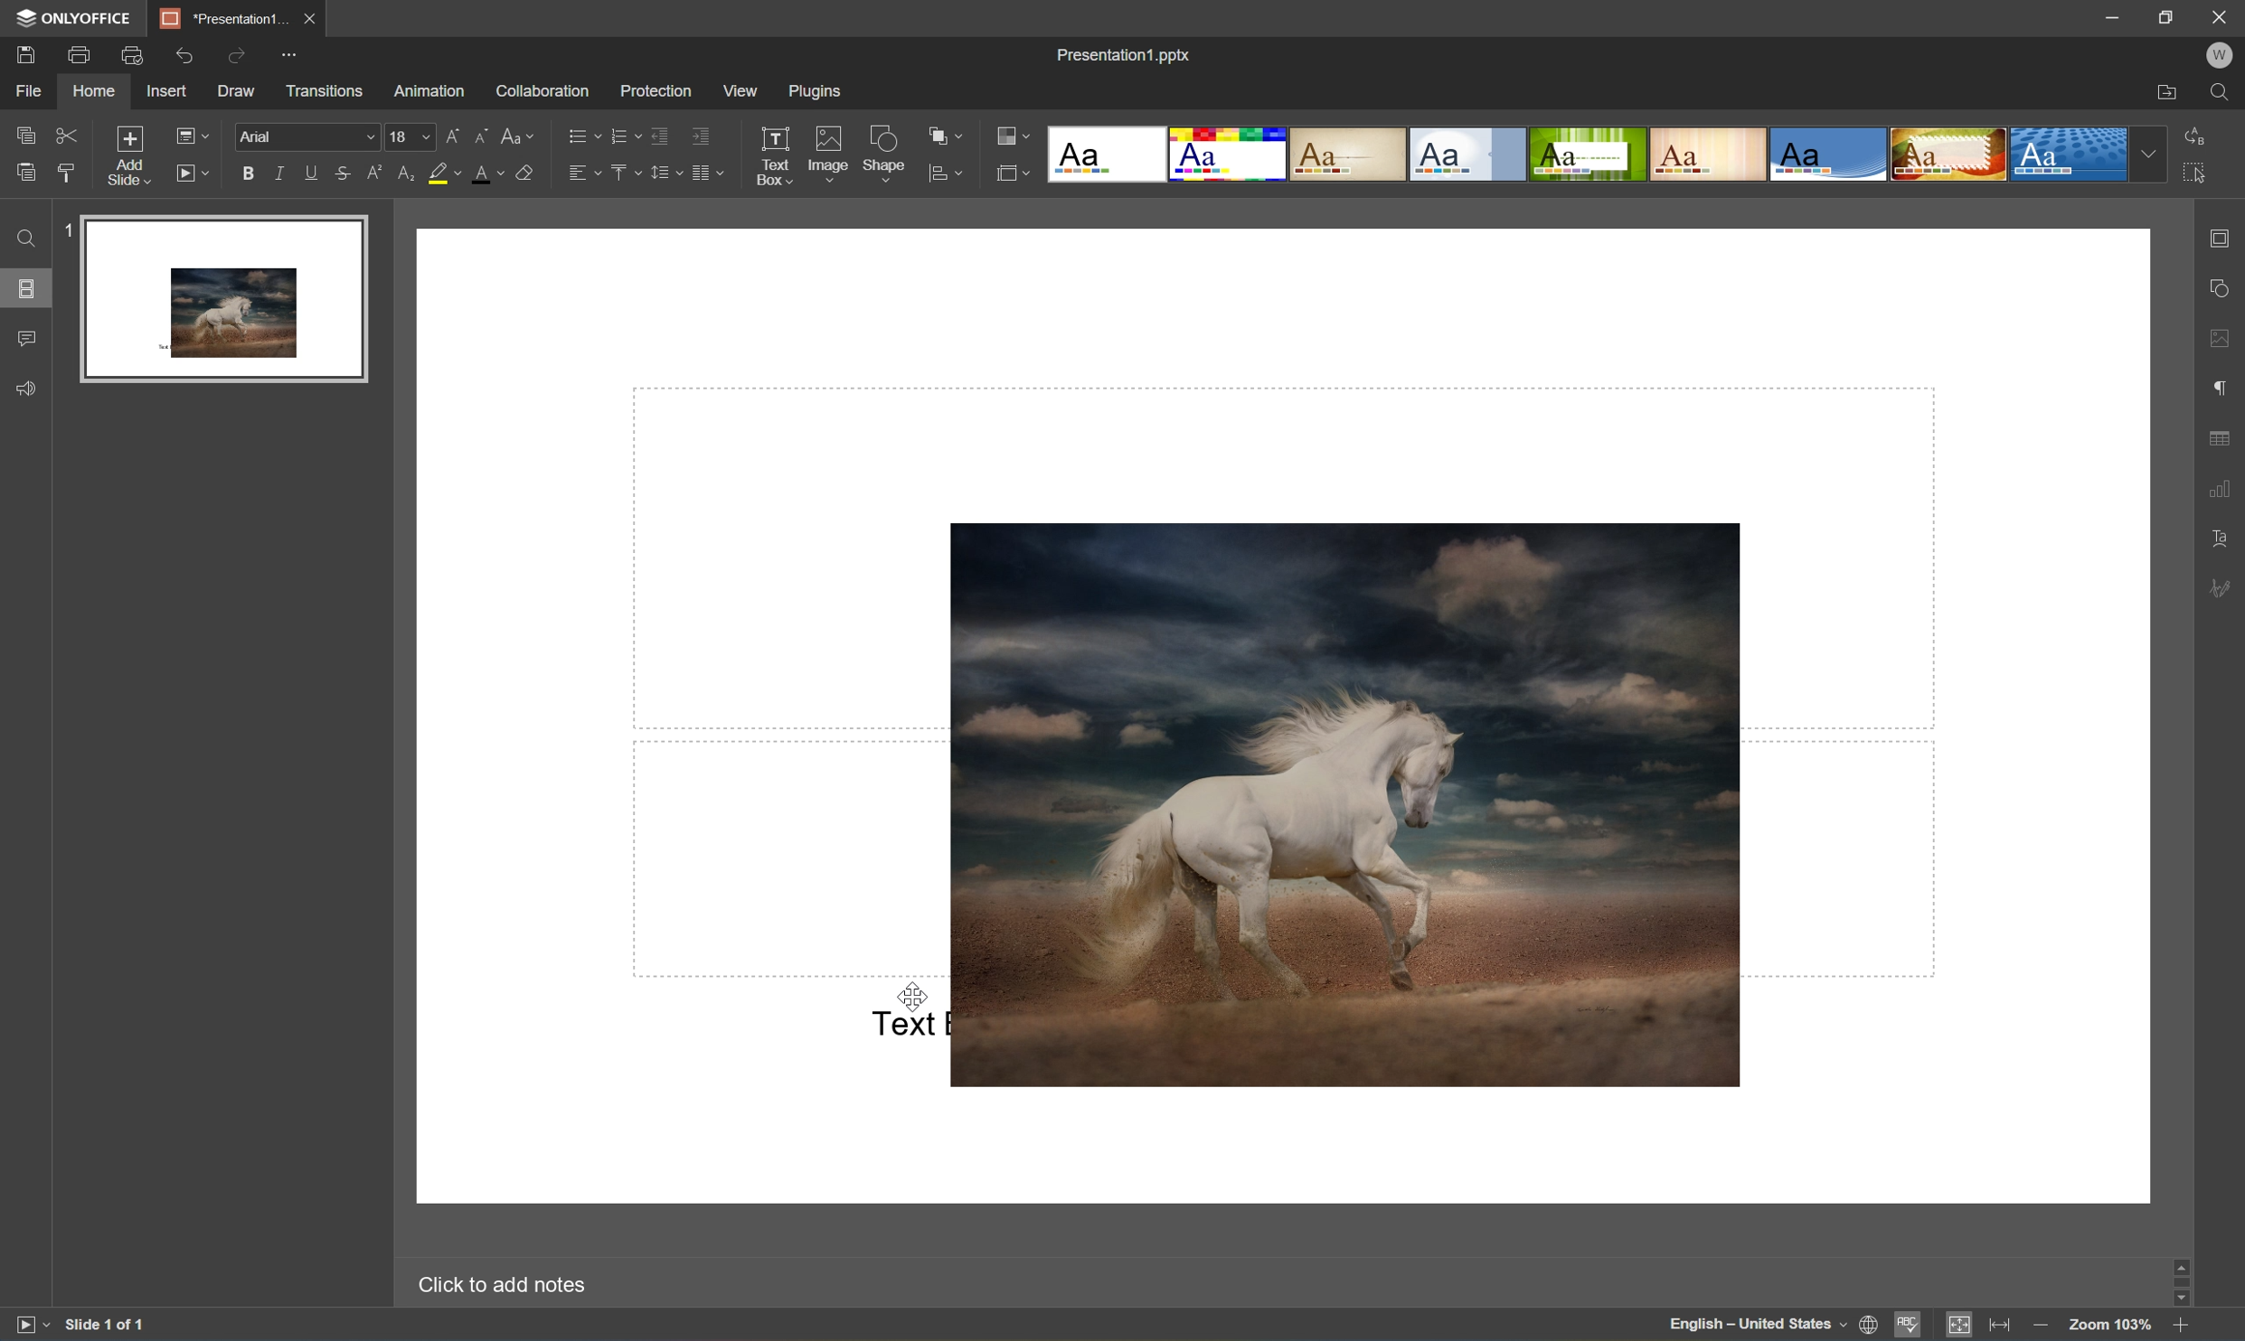 This screenshot has height=1341, width=2245. I want to click on Plugins, so click(821, 92).